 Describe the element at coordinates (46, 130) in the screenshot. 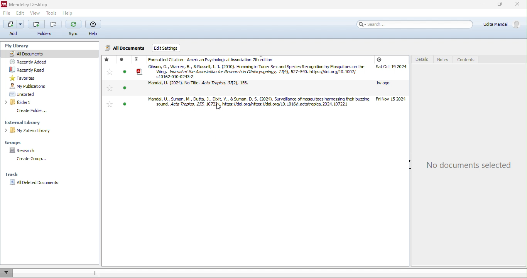

I see `my zotero library` at that location.